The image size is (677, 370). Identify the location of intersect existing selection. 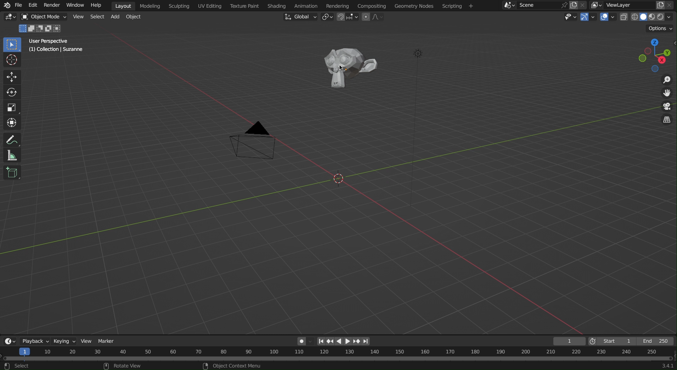
(59, 29).